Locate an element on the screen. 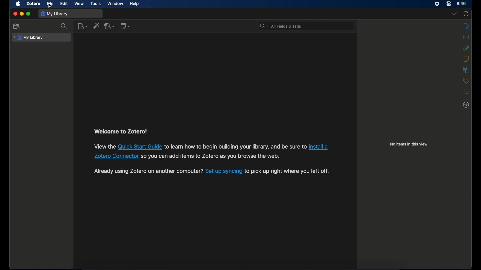 The width and height of the screenshot is (481, 270). add item by identifier is located at coordinates (96, 26).